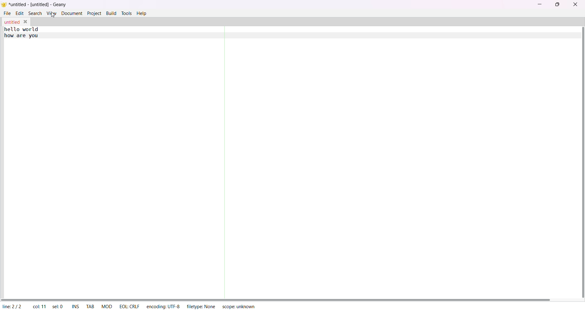 The width and height of the screenshot is (585, 310). I want to click on tab name, so click(12, 22).